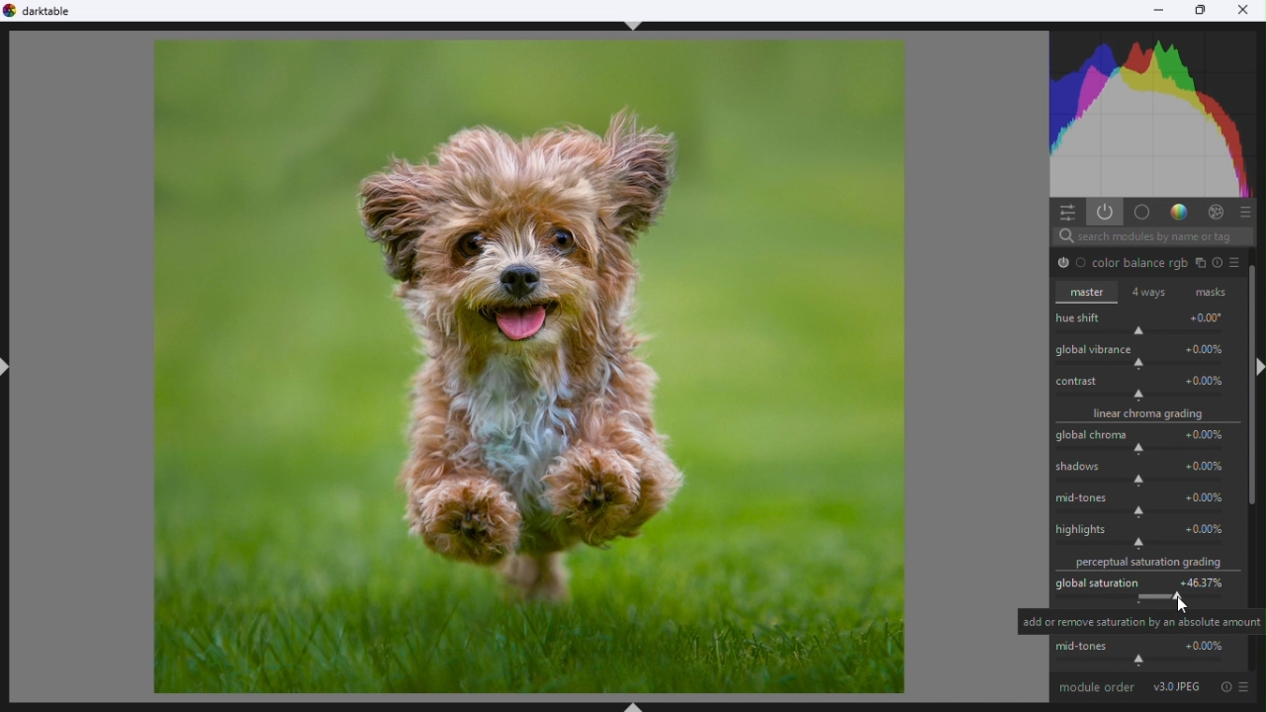 The height and width of the screenshot is (712, 1266). I want to click on hue shift, so click(1144, 323).